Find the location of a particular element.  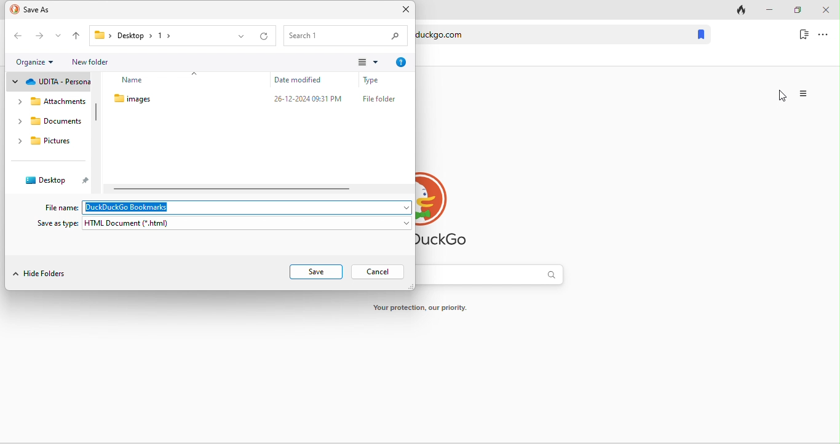

back is located at coordinates (18, 36).